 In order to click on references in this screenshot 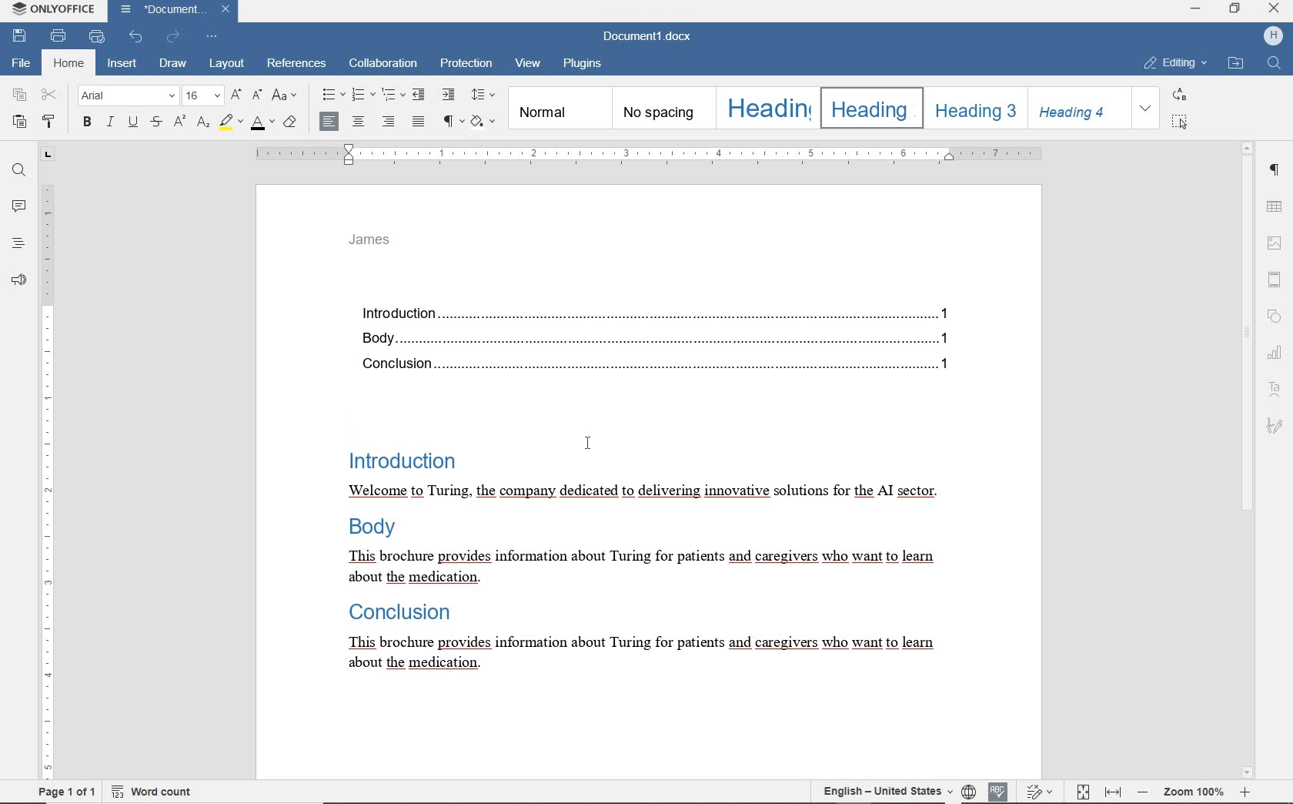, I will do `click(298, 65)`.